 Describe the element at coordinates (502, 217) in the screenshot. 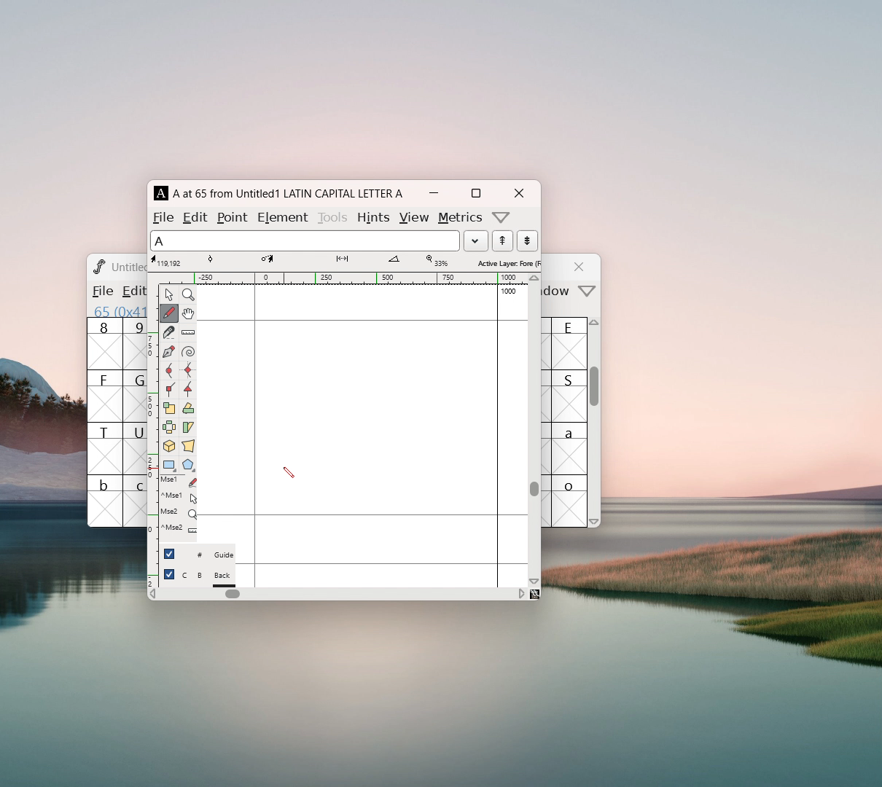

I see `more options` at that location.